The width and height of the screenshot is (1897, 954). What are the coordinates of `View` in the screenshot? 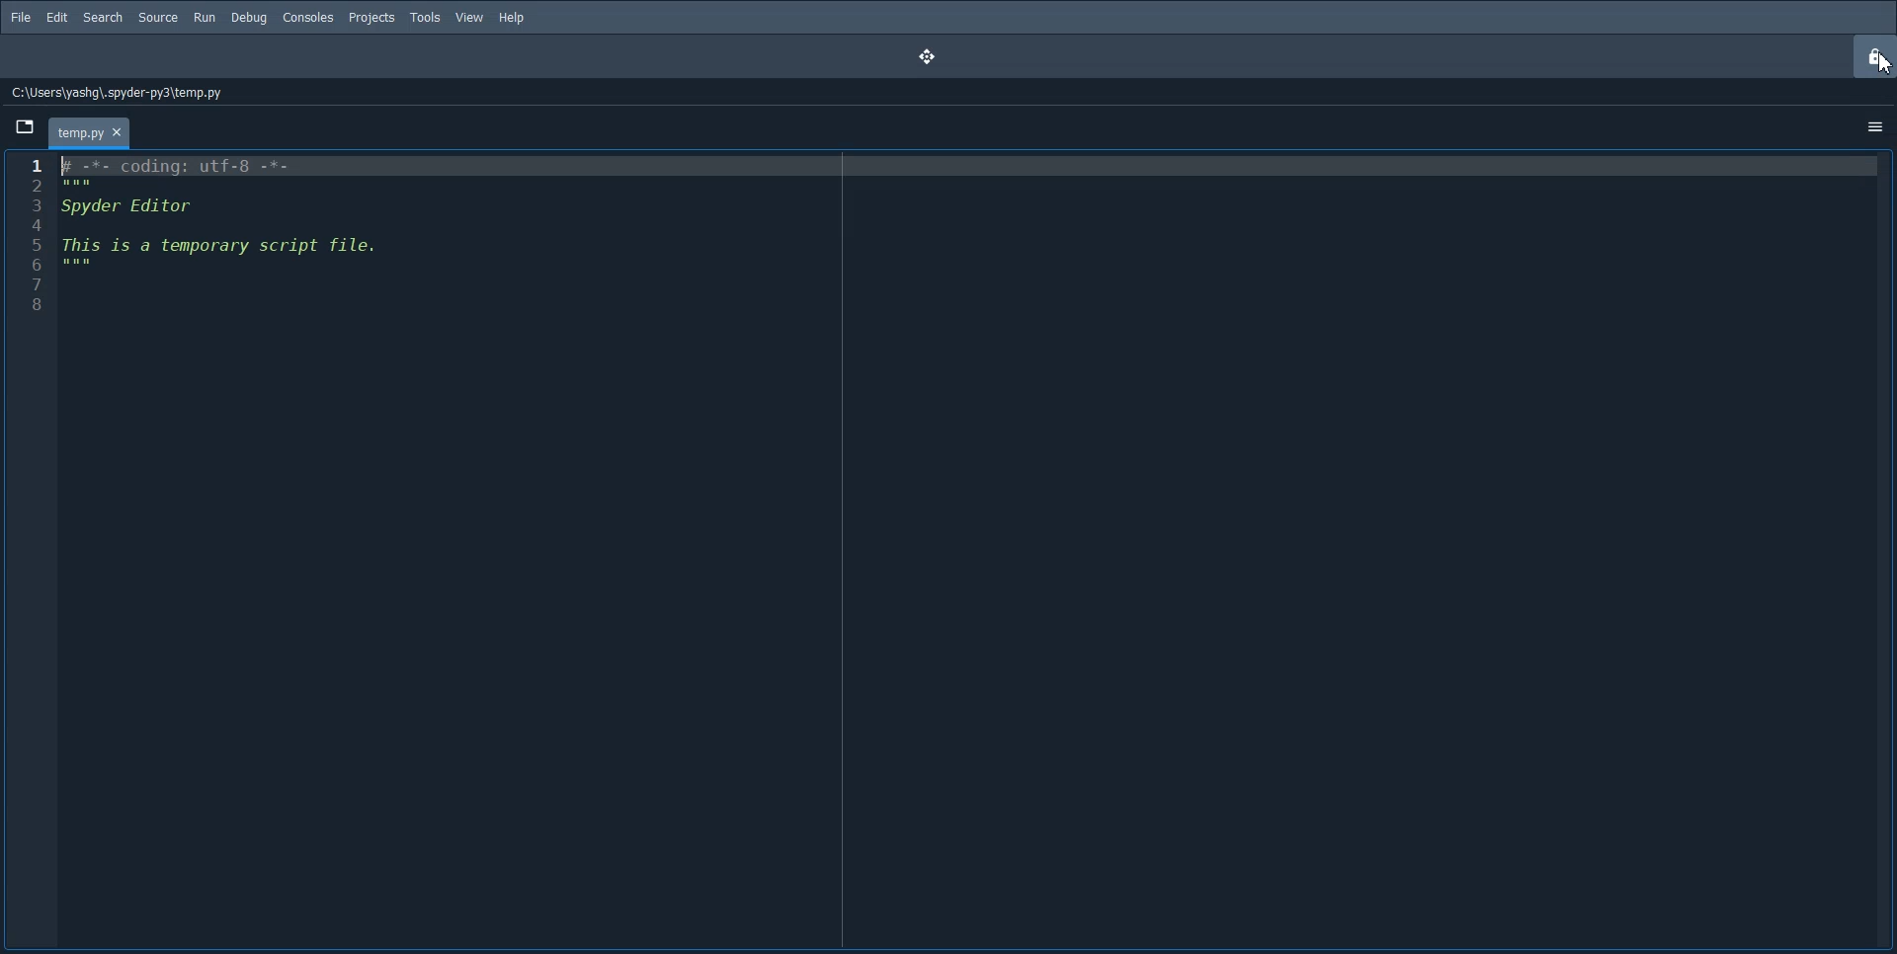 It's located at (470, 18).